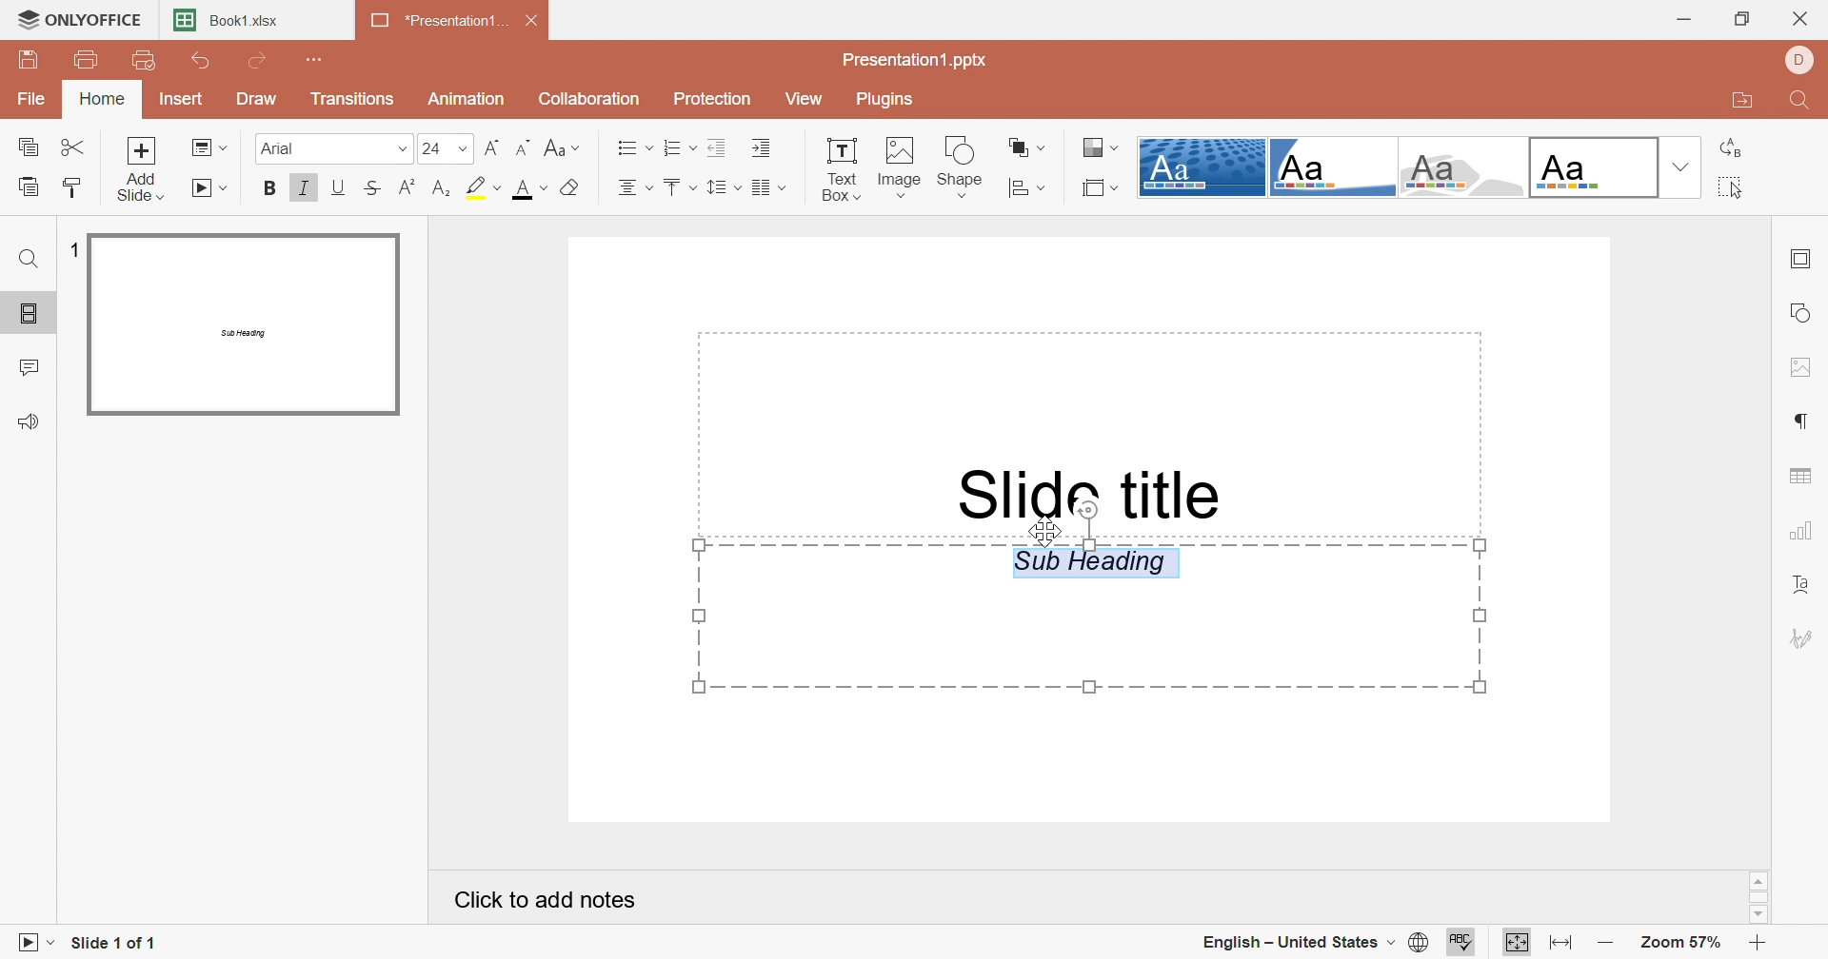 The height and width of the screenshot is (959, 1828). What do you see at coordinates (334, 147) in the screenshot?
I see `Arial` at bounding box center [334, 147].